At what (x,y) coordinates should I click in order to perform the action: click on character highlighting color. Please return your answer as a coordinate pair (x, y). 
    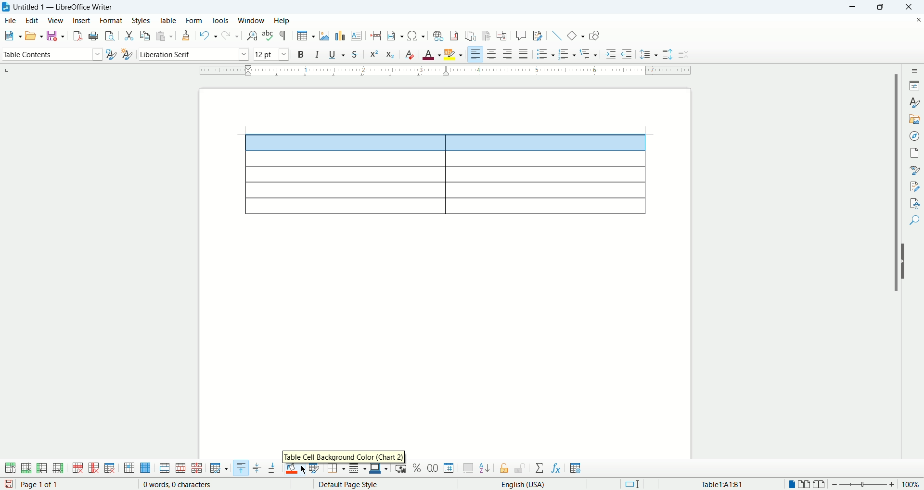
    Looking at the image, I should click on (454, 54).